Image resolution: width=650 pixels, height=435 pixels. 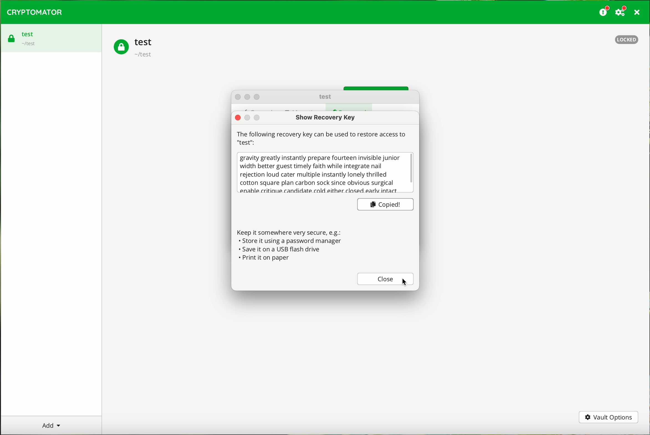 I want to click on test vault, so click(x=135, y=48).